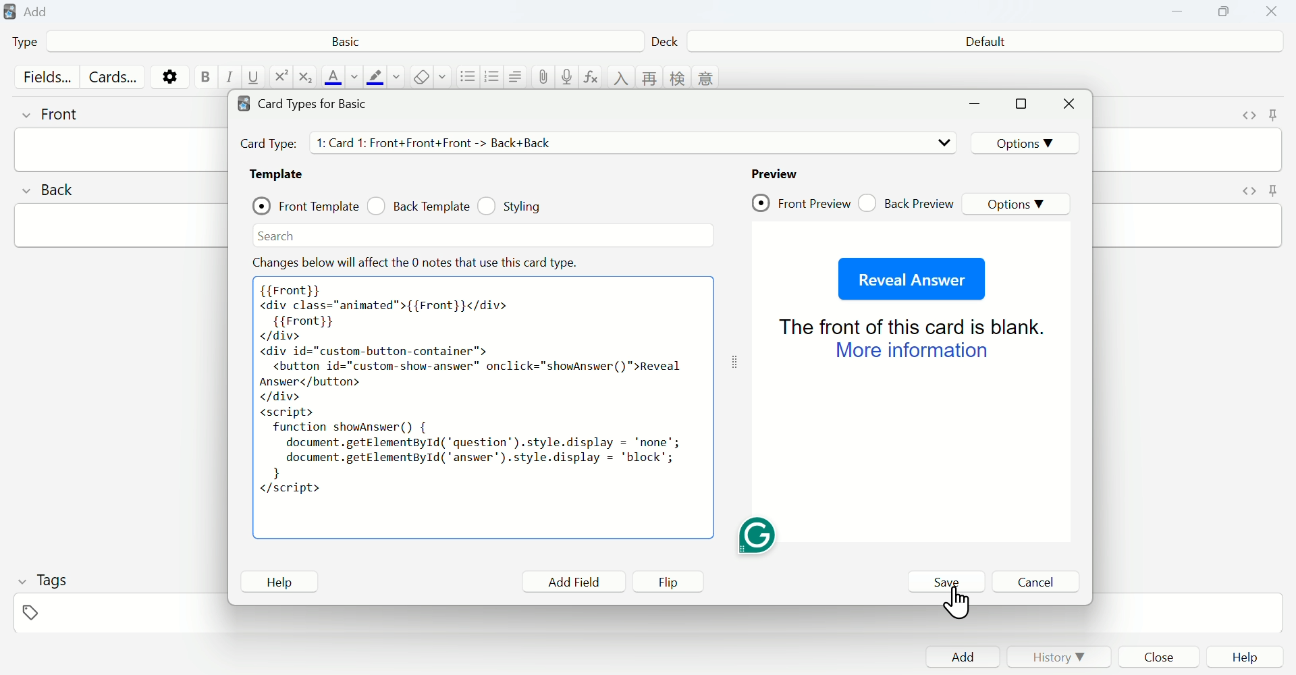 This screenshot has height=675, width=1296. Describe the element at coordinates (230, 77) in the screenshot. I see `italic text` at that location.